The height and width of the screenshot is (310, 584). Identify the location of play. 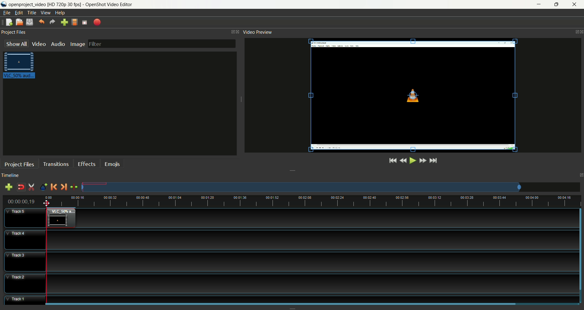
(412, 160).